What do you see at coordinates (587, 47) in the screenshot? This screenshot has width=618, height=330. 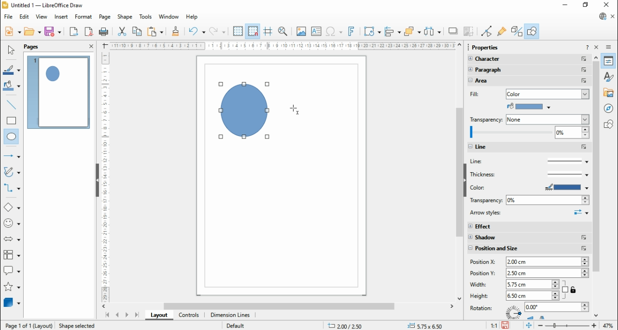 I see `help about this sidebar deck` at bounding box center [587, 47].